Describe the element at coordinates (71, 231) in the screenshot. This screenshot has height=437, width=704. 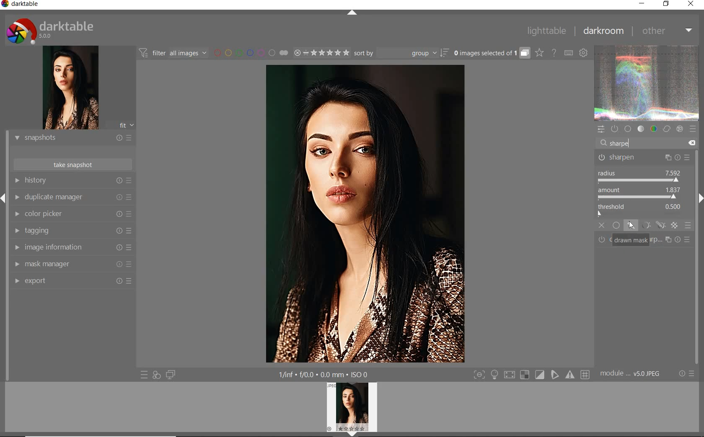
I see `TAGGING` at that location.